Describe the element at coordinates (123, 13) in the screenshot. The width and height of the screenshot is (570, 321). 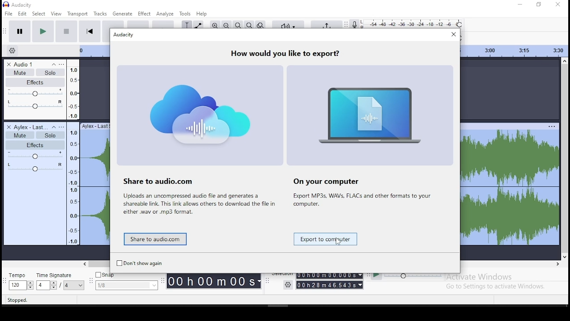
I see `generate` at that location.